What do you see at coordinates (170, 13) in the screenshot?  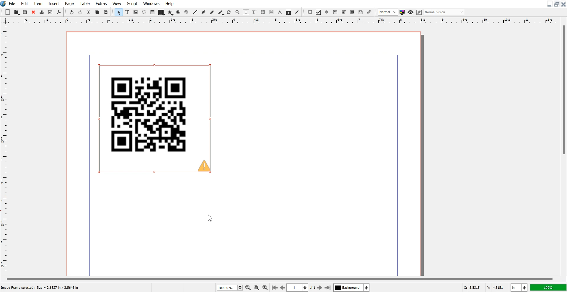 I see `Polygon` at bounding box center [170, 13].